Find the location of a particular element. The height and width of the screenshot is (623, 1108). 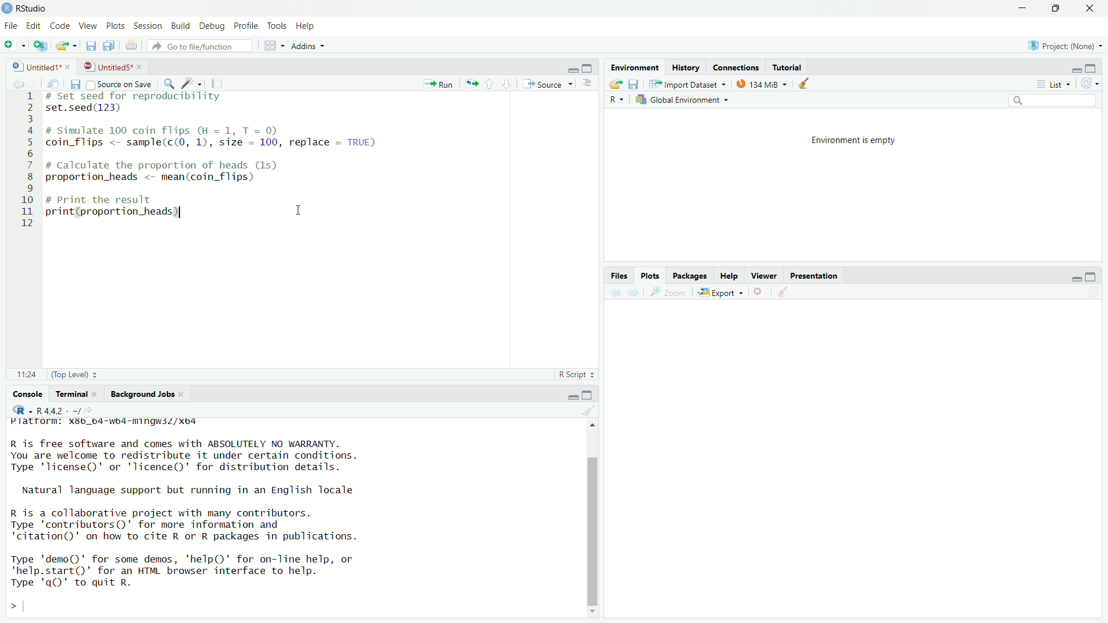

plots is located at coordinates (114, 26).